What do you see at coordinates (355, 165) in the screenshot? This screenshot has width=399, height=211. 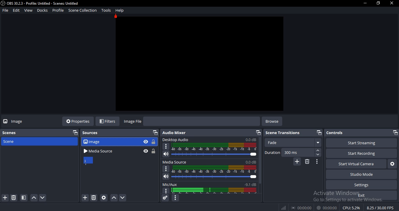 I see `start virtual camera` at bounding box center [355, 165].